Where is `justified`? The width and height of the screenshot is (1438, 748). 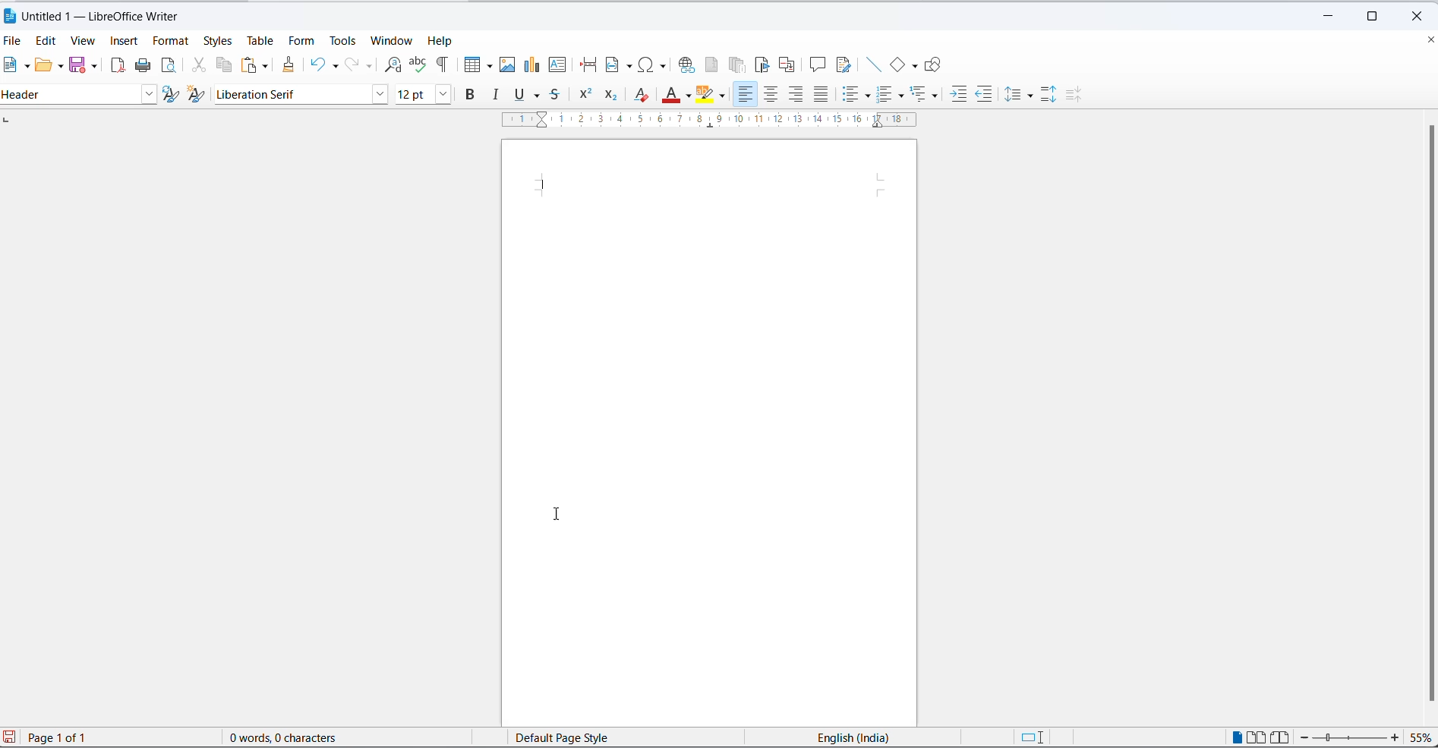 justified is located at coordinates (821, 96).